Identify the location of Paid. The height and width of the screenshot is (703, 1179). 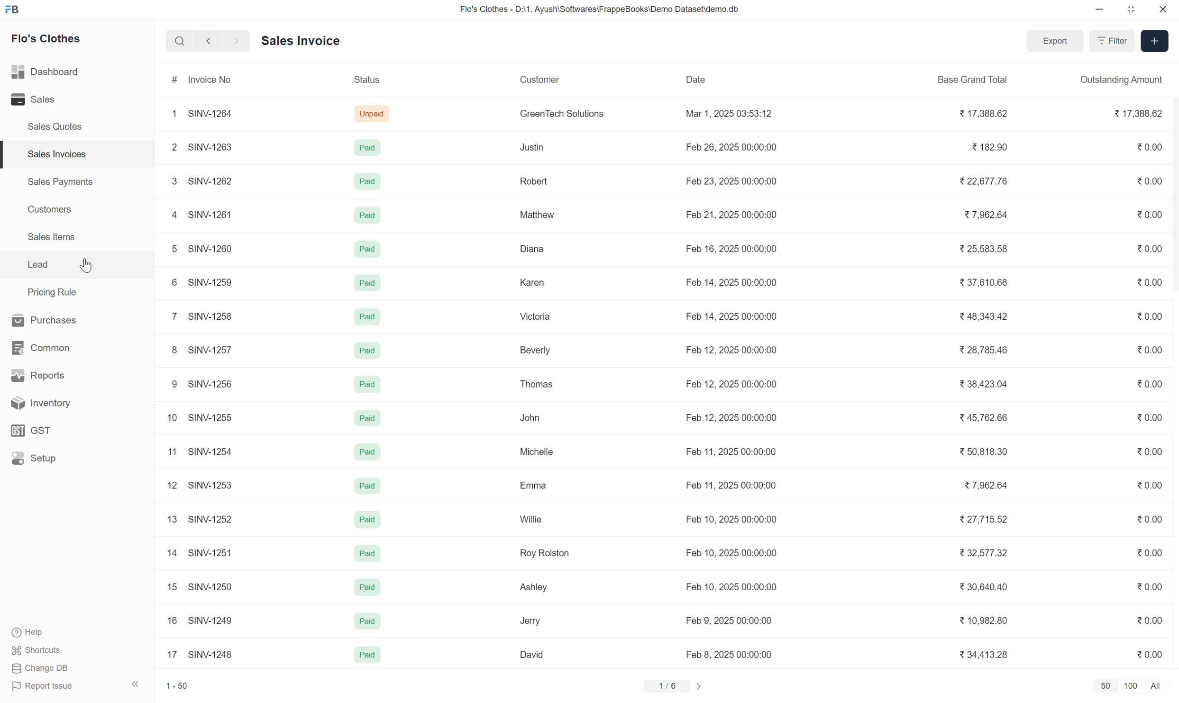
(365, 216).